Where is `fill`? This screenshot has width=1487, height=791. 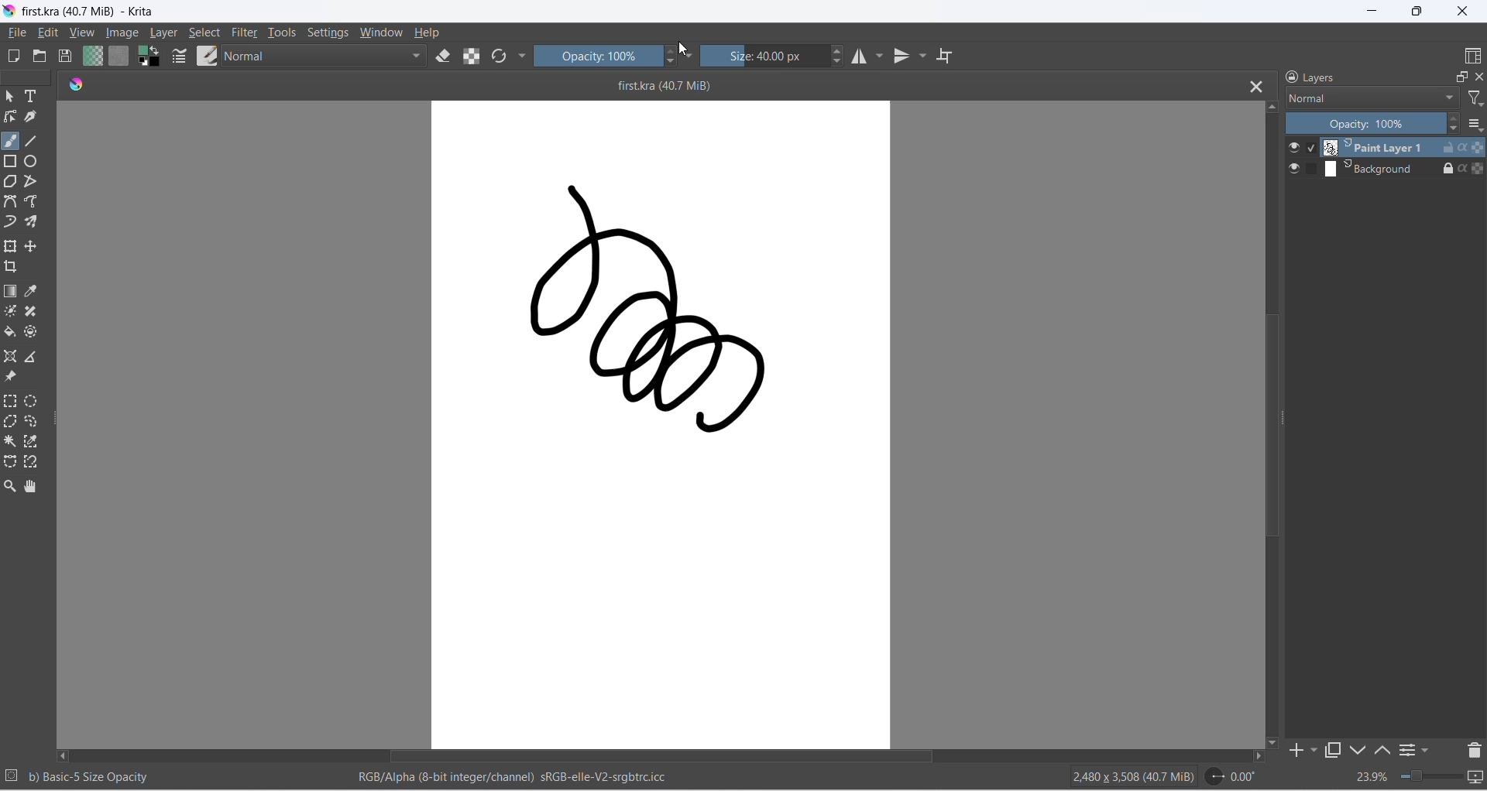
fill is located at coordinates (10, 332).